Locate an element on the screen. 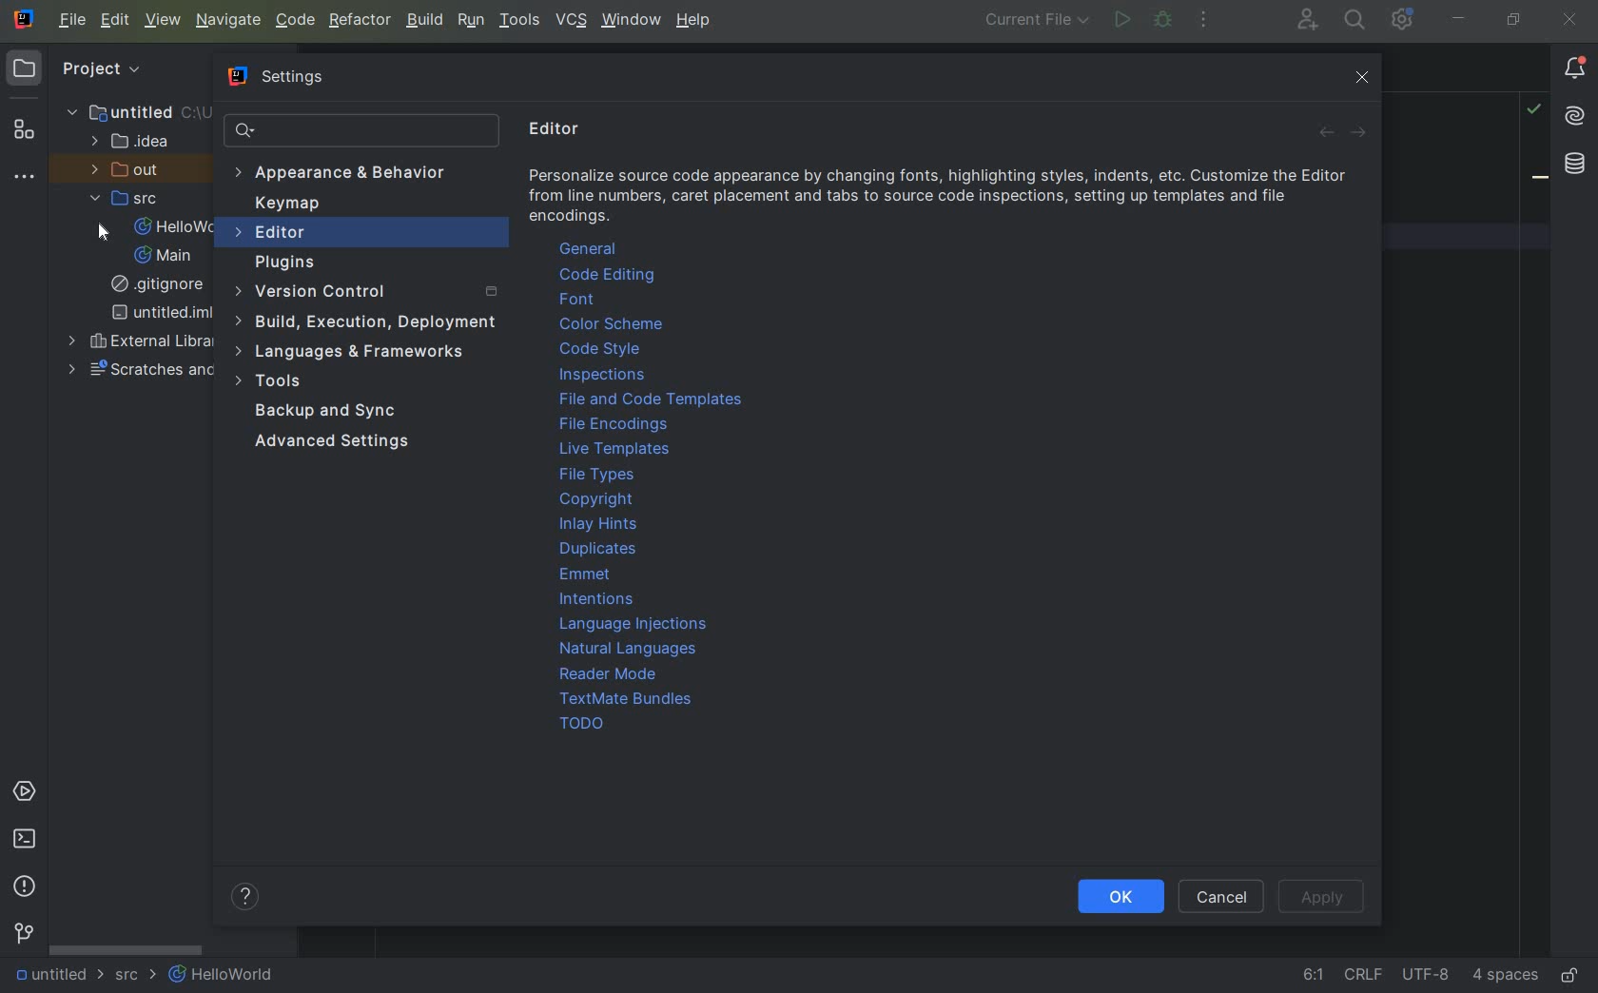 The width and height of the screenshot is (1598, 993). SRC is located at coordinates (134, 974).